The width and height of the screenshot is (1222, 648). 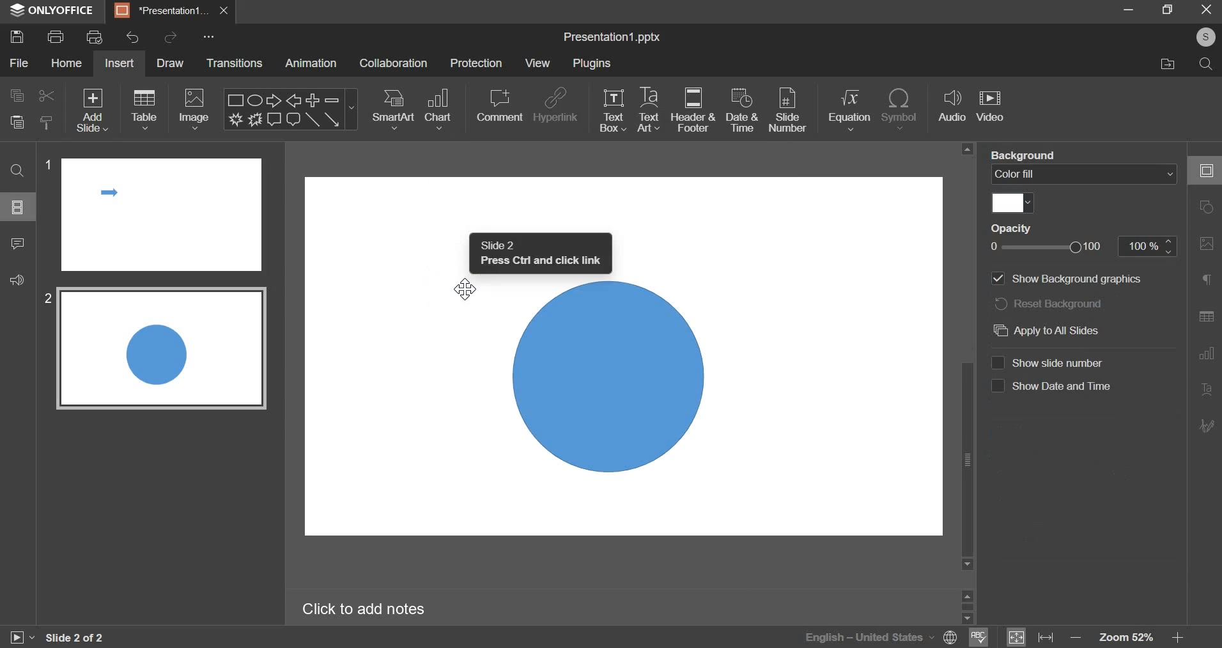 What do you see at coordinates (1209, 316) in the screenshot?
I see `Table settings` at bounding box center [1209, 316].